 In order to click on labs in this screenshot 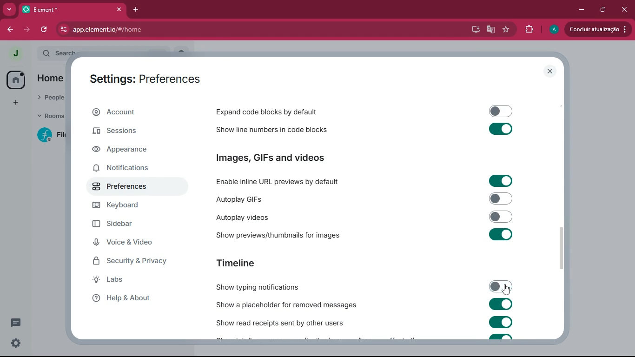, I will do `click(126, 280)`.